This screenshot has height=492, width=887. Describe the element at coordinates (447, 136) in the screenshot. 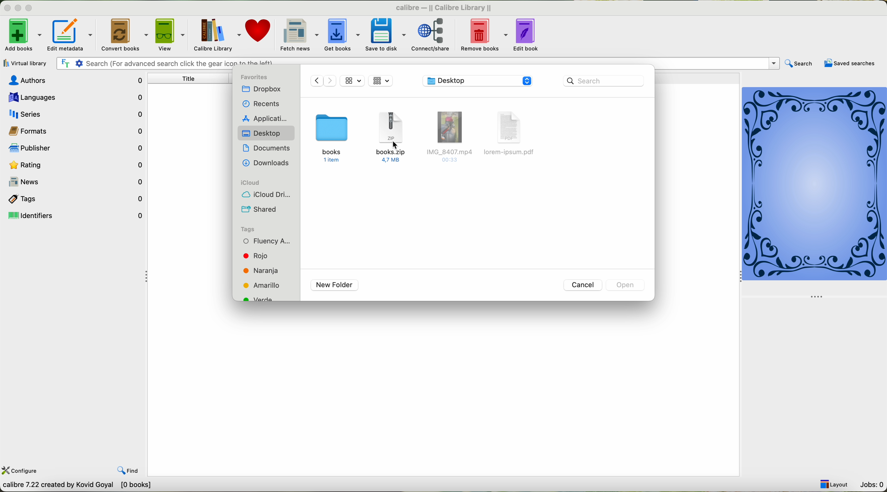

I see `IMG_8407.mp4` at that location.